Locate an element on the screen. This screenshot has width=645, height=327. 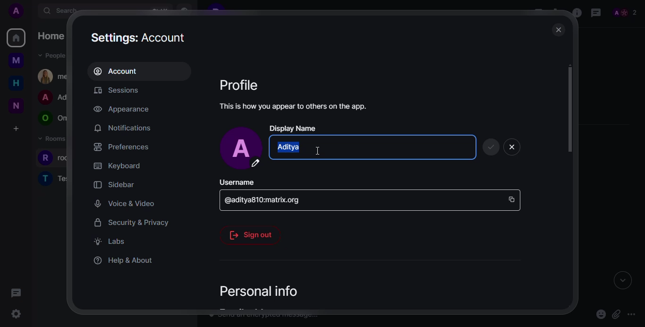
search is located at coordinates (60, 11).